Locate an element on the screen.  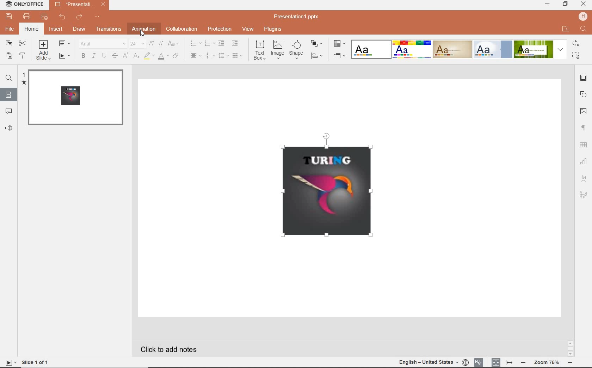
slide 1 of 1 is located at coordinates (31, 363).